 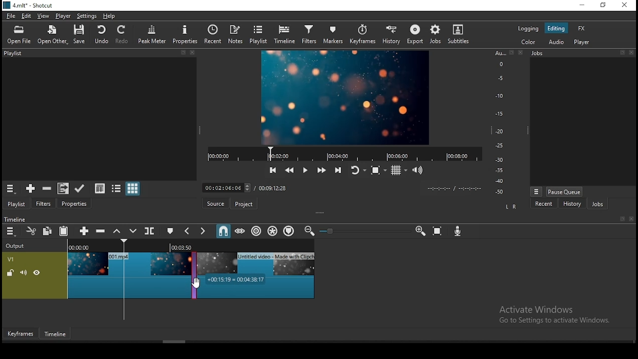 I want to click on timeline settings, so click(x=10, y=232).